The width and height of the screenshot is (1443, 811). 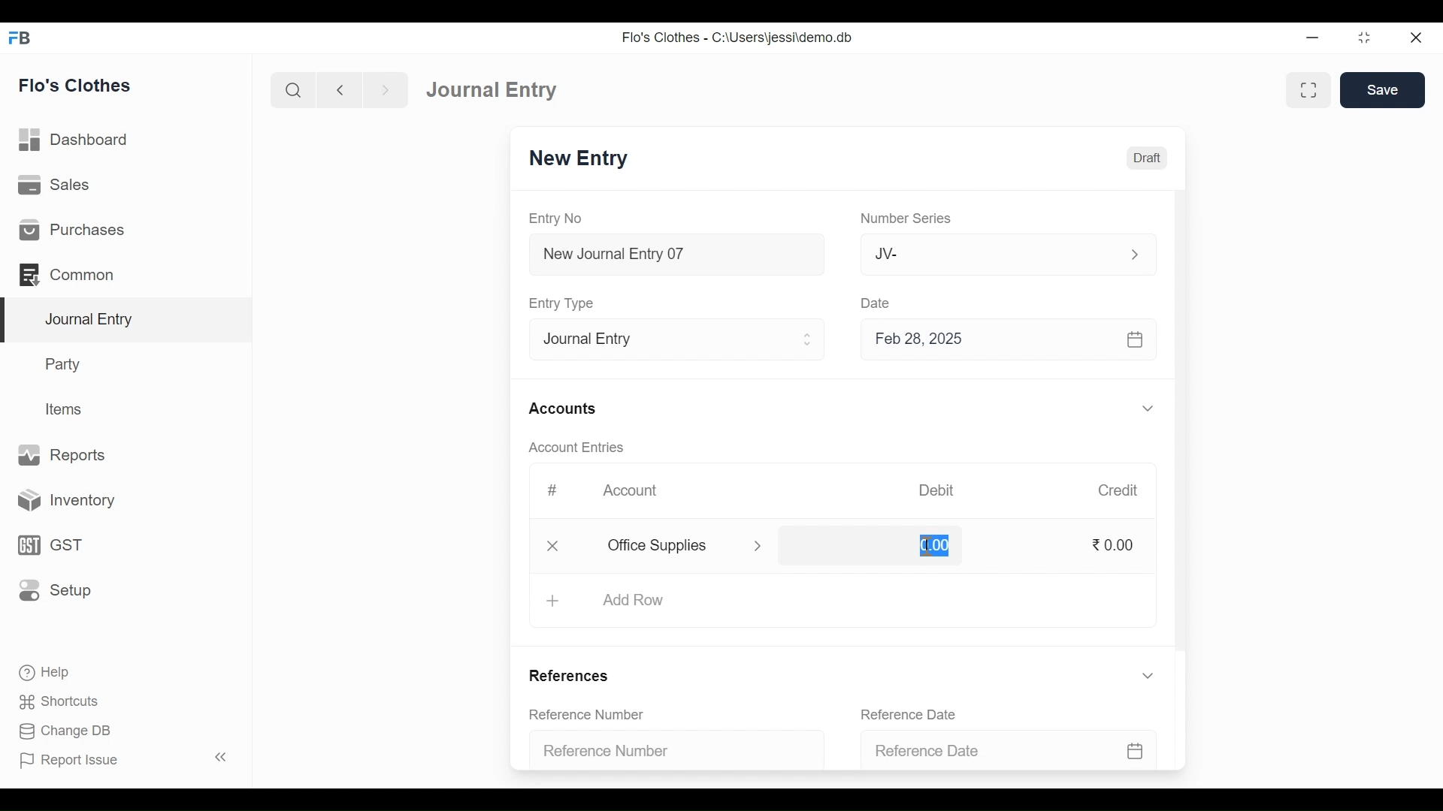 I want to click on Journal Entry, so click(x=129, y=321).